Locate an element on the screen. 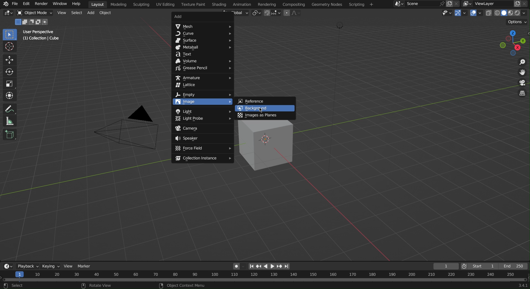  Force Field is located at coordinates (203, 149).